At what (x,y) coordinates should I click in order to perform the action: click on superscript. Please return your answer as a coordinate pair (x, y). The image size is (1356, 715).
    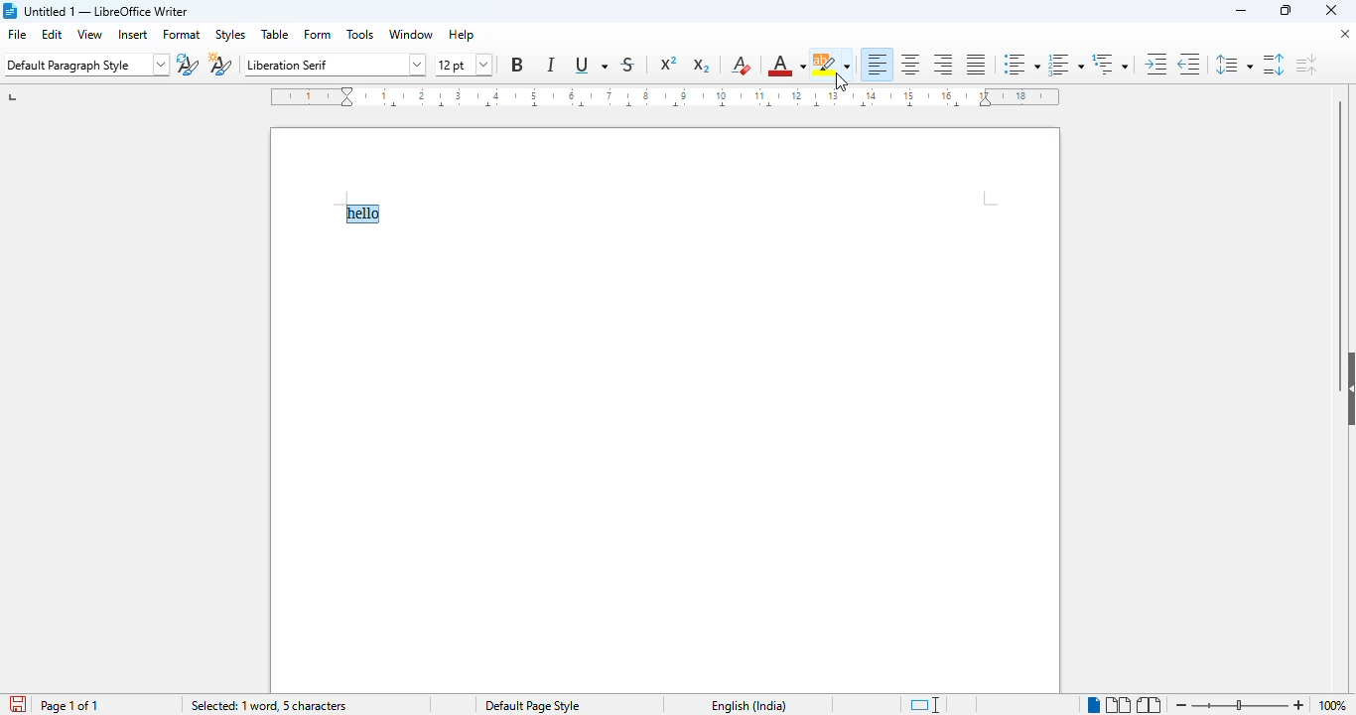
    Looking at the image, I should click on (669, 64).